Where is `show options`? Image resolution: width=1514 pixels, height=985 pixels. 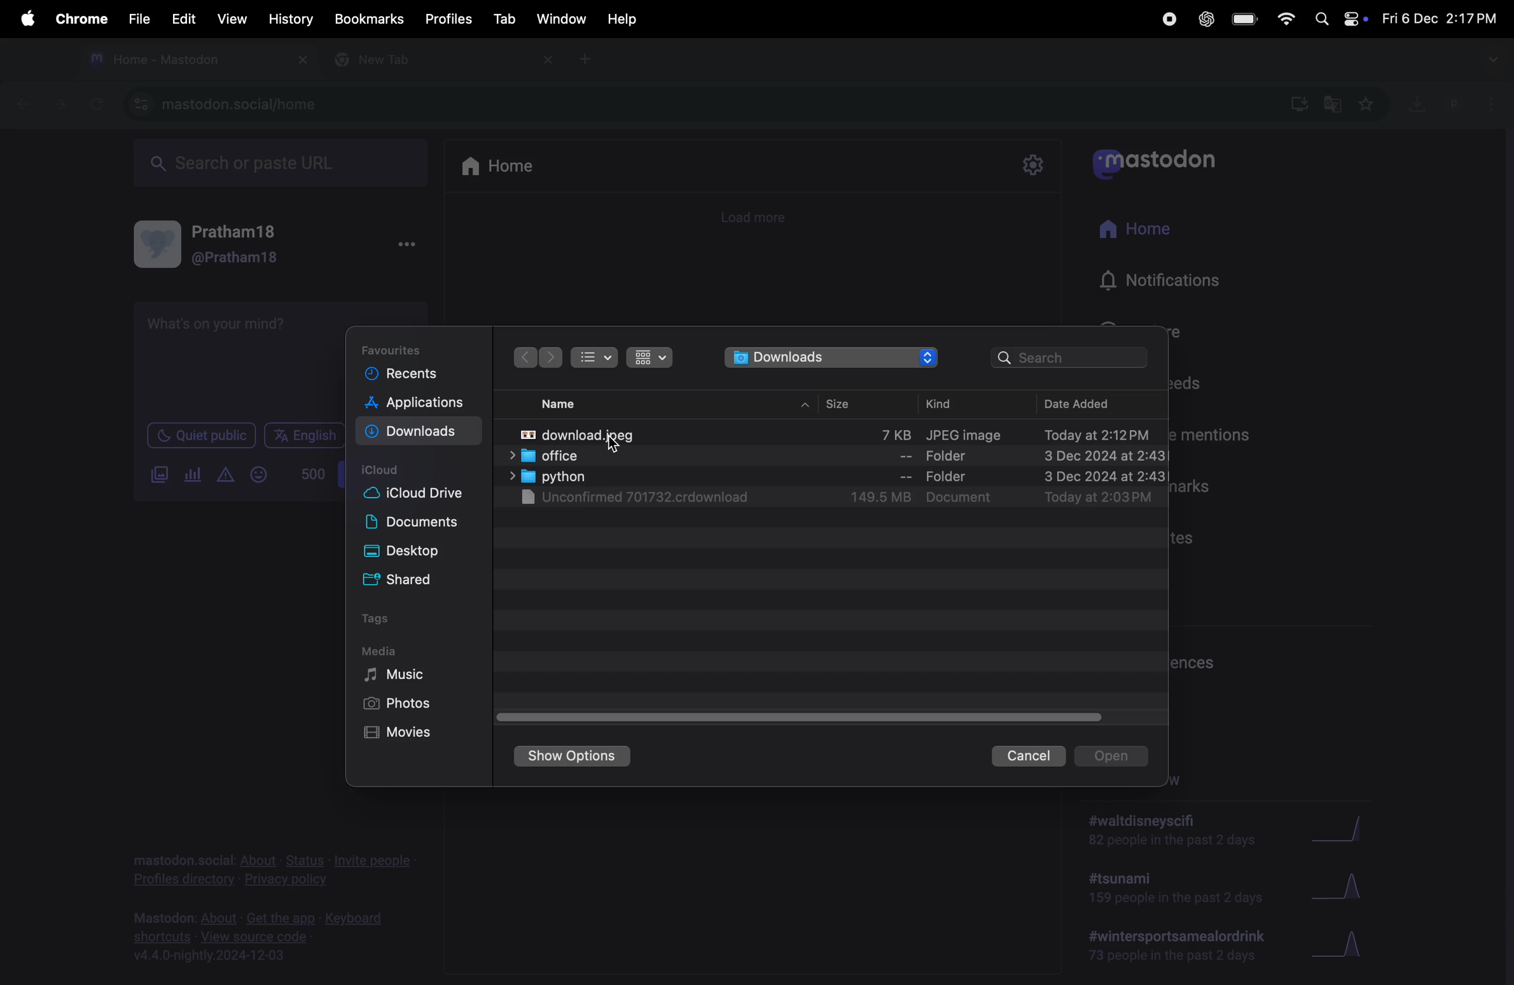 show options is located at coordinates (576, 758).